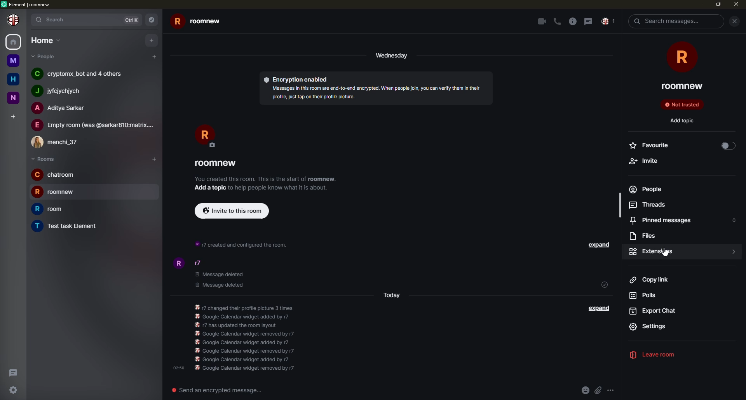 The width and height of the screenshot is (746, 400). What do you see at coordinates (603, 284) in the screenshot?
I see `sent` at bounding box center [603, 284].